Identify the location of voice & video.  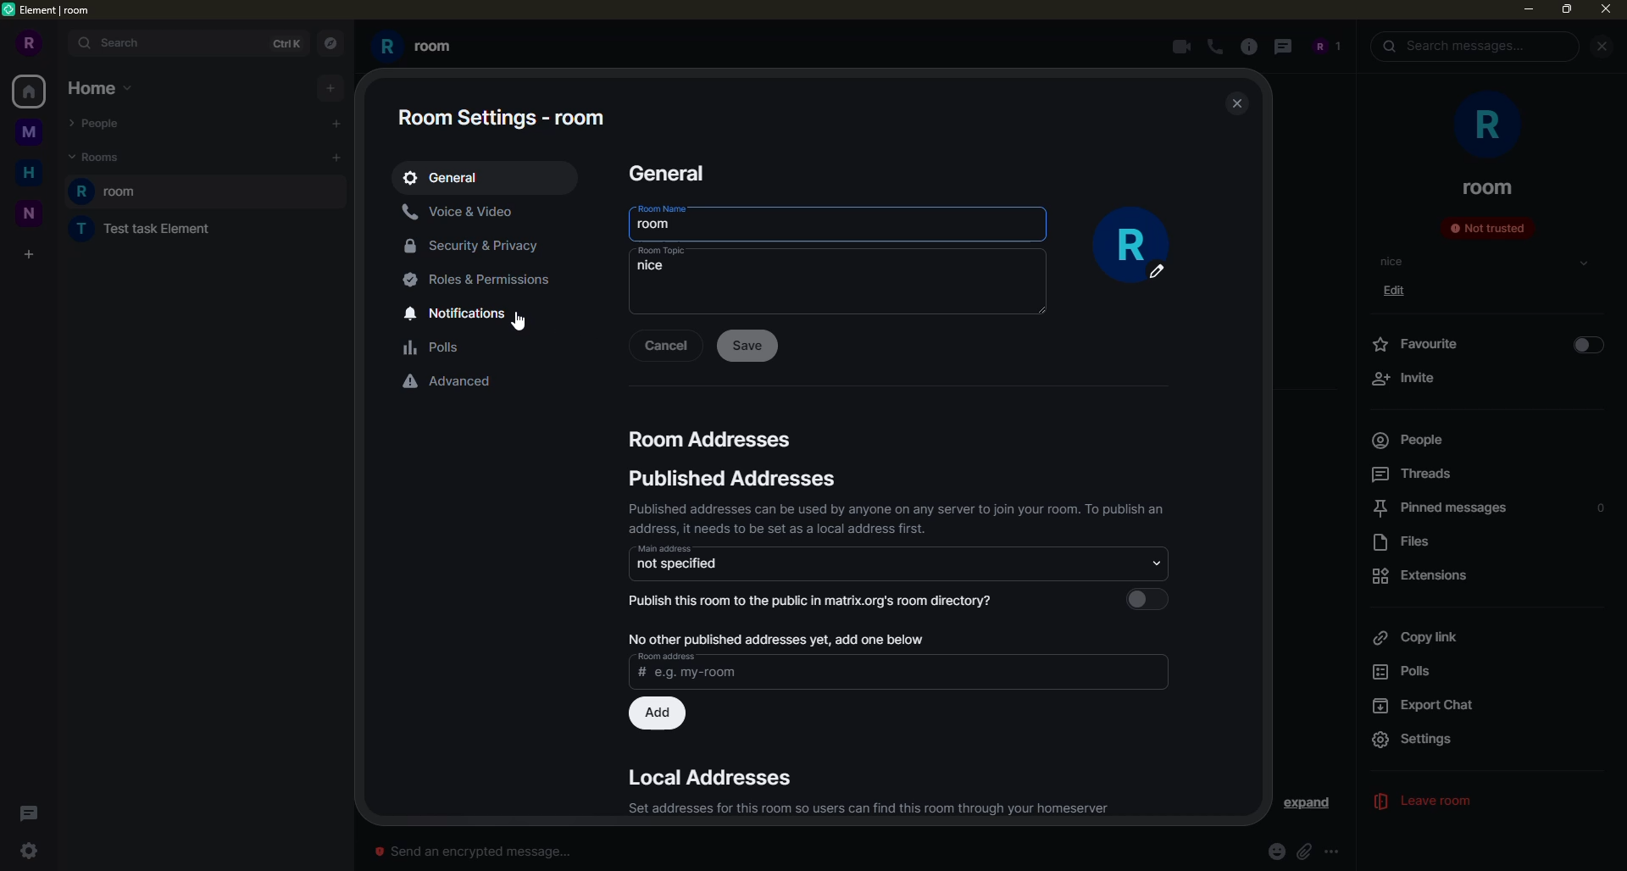
(458, 212).